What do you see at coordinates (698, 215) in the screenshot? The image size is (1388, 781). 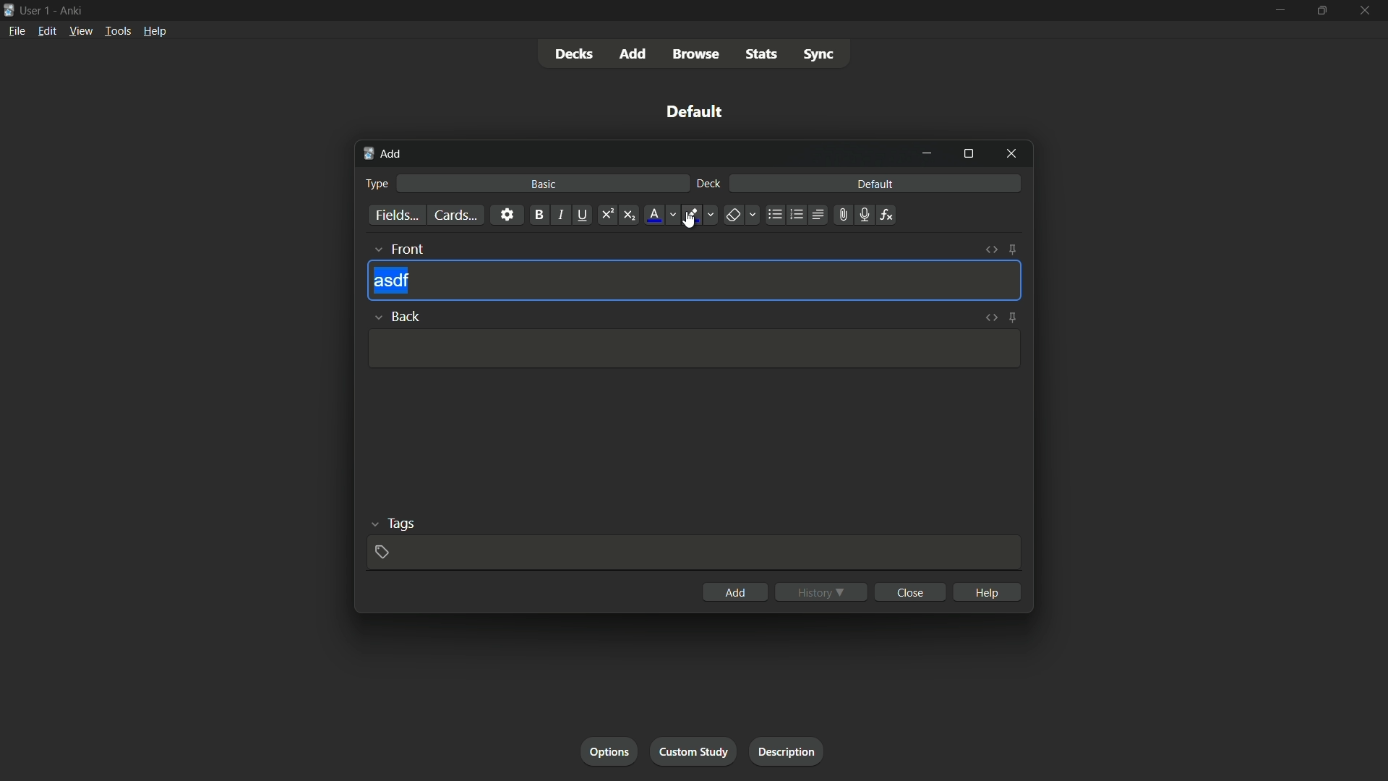 I see `text highlight` at bounding box center [698, 215].